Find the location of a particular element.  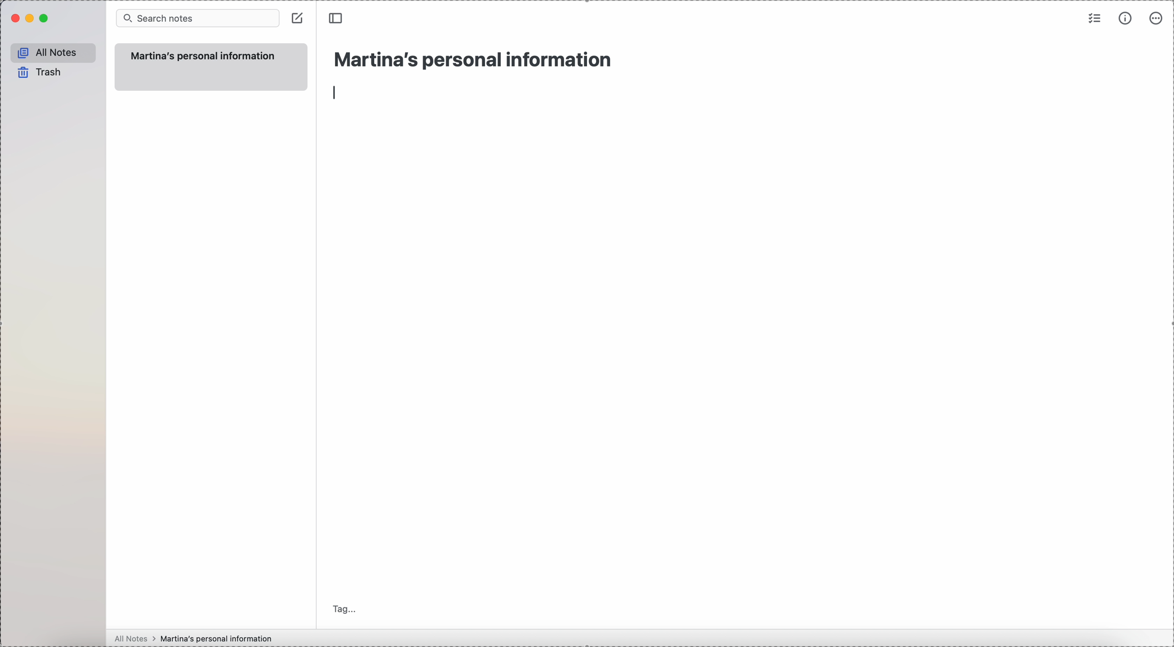

all notes is located at coordinates (52, 52).